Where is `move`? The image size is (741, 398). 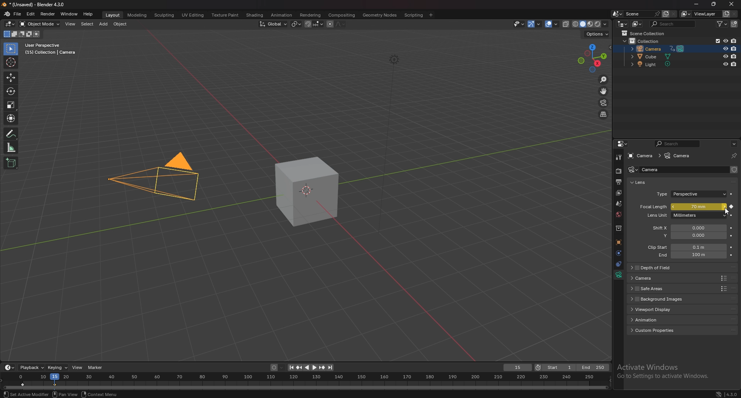
move is located at coordinates (11, 77).